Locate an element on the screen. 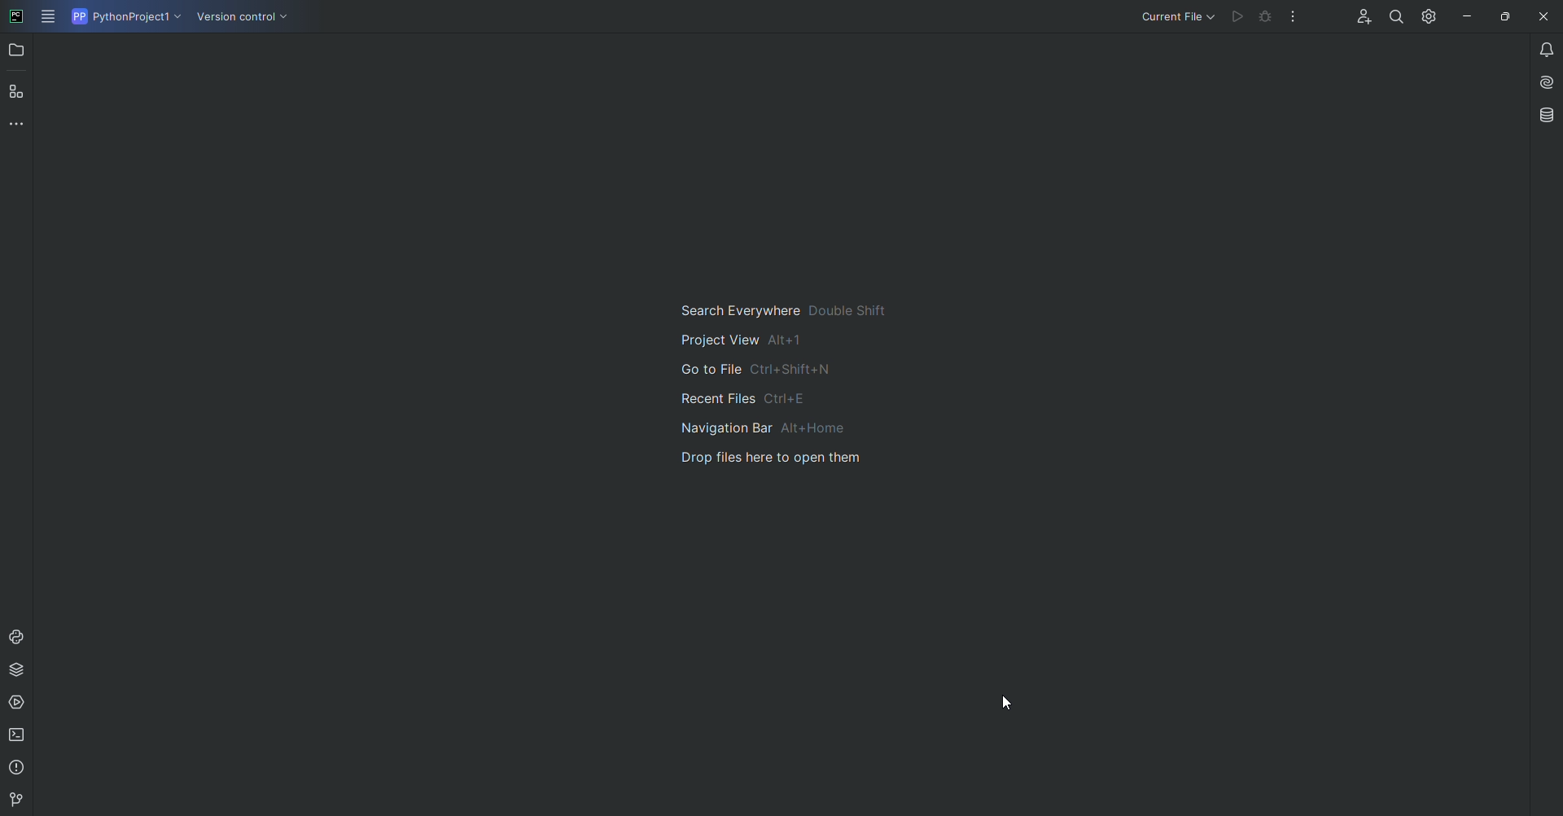 The height and width of the screenshot is (816, 1563). Console is located at coordinates (17, 637).